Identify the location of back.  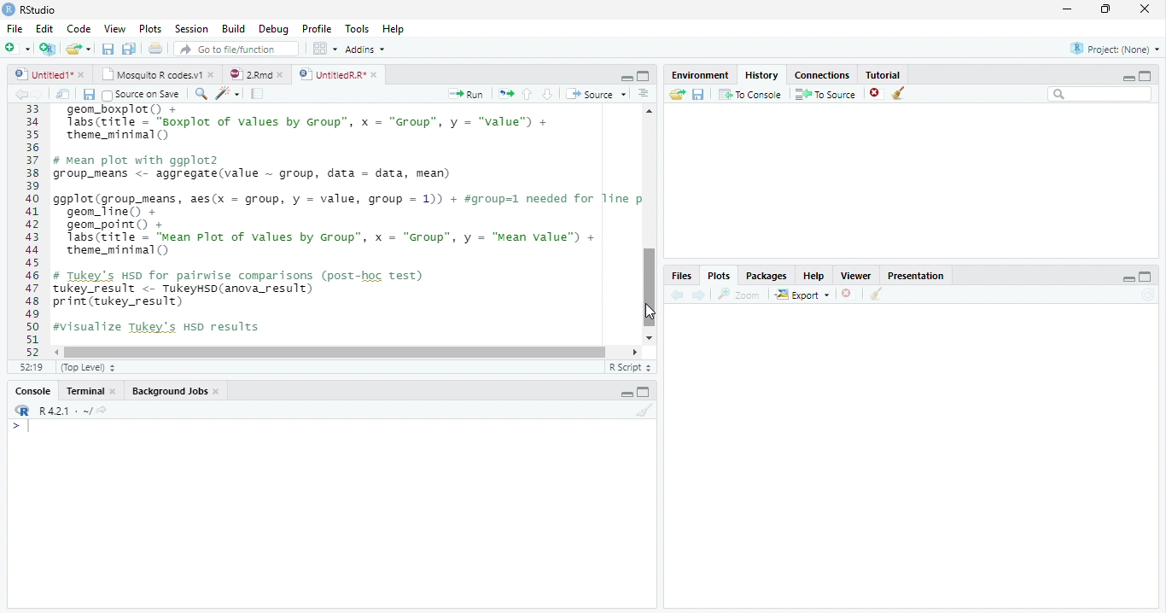
(675, 295).